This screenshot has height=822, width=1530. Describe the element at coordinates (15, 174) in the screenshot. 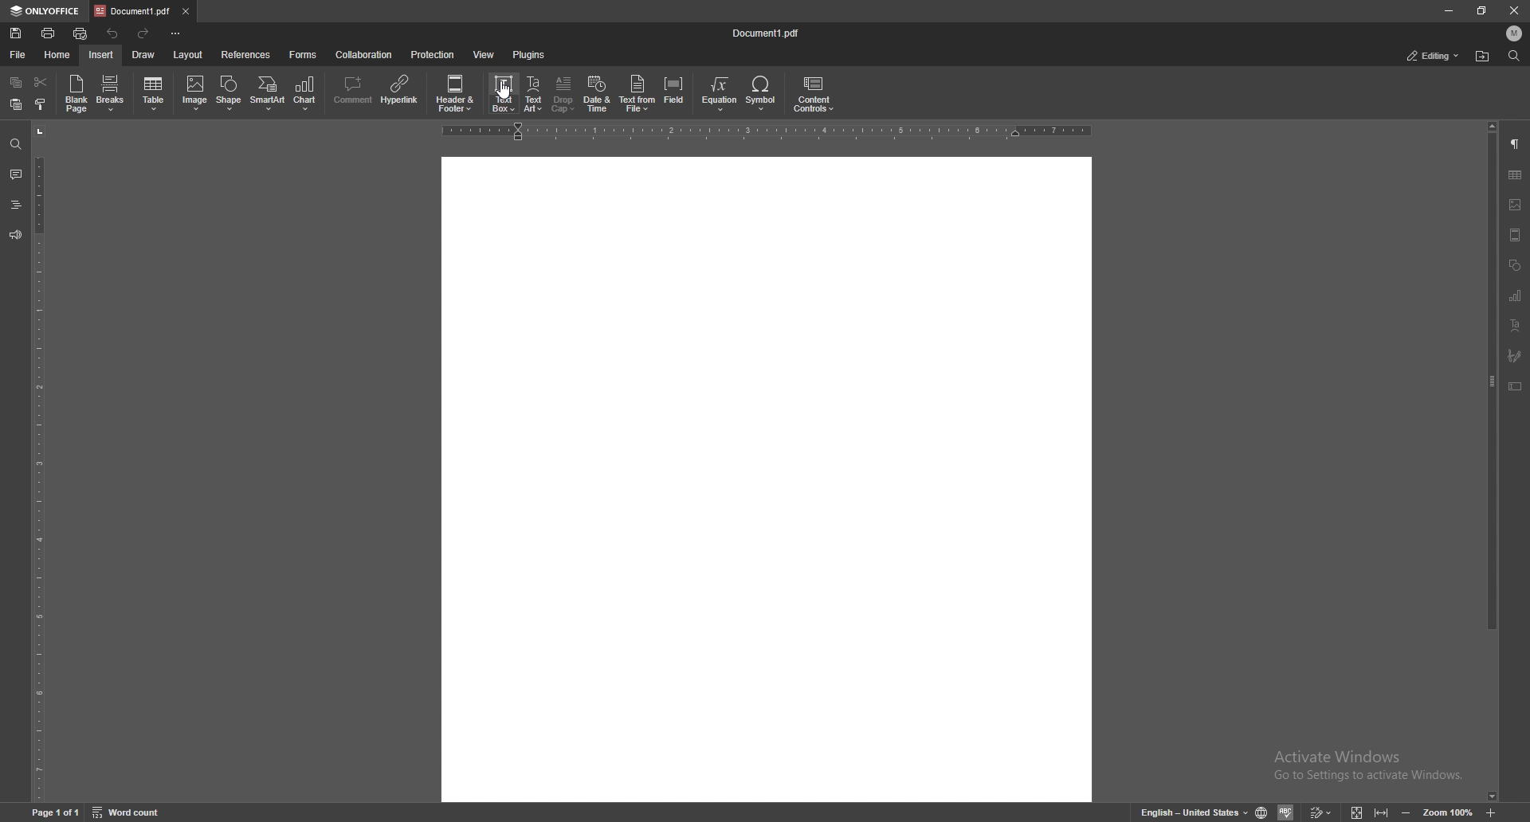

I see `comment` at that location.